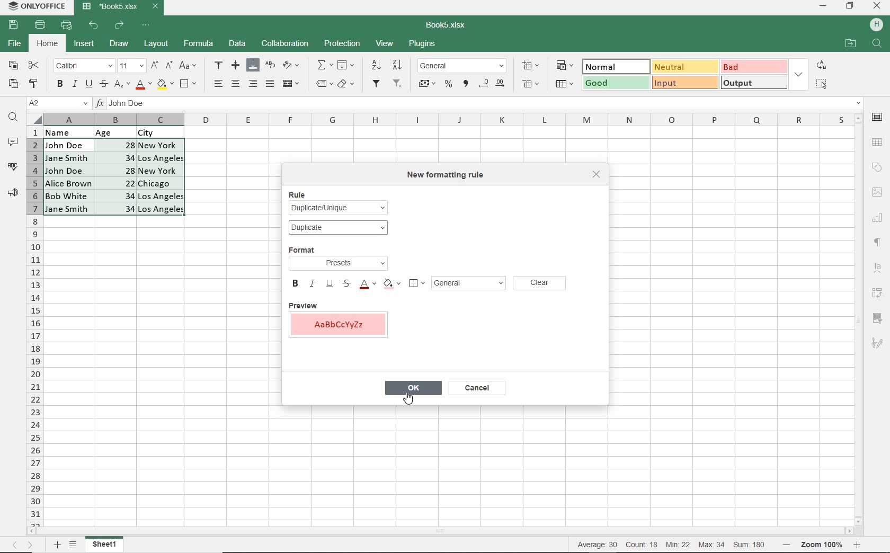 Image resolution: width=890 pixels, height=553 pixels. Describe the element at coordinates (13, 44) in the screenshot. I see `FILE` at that location.